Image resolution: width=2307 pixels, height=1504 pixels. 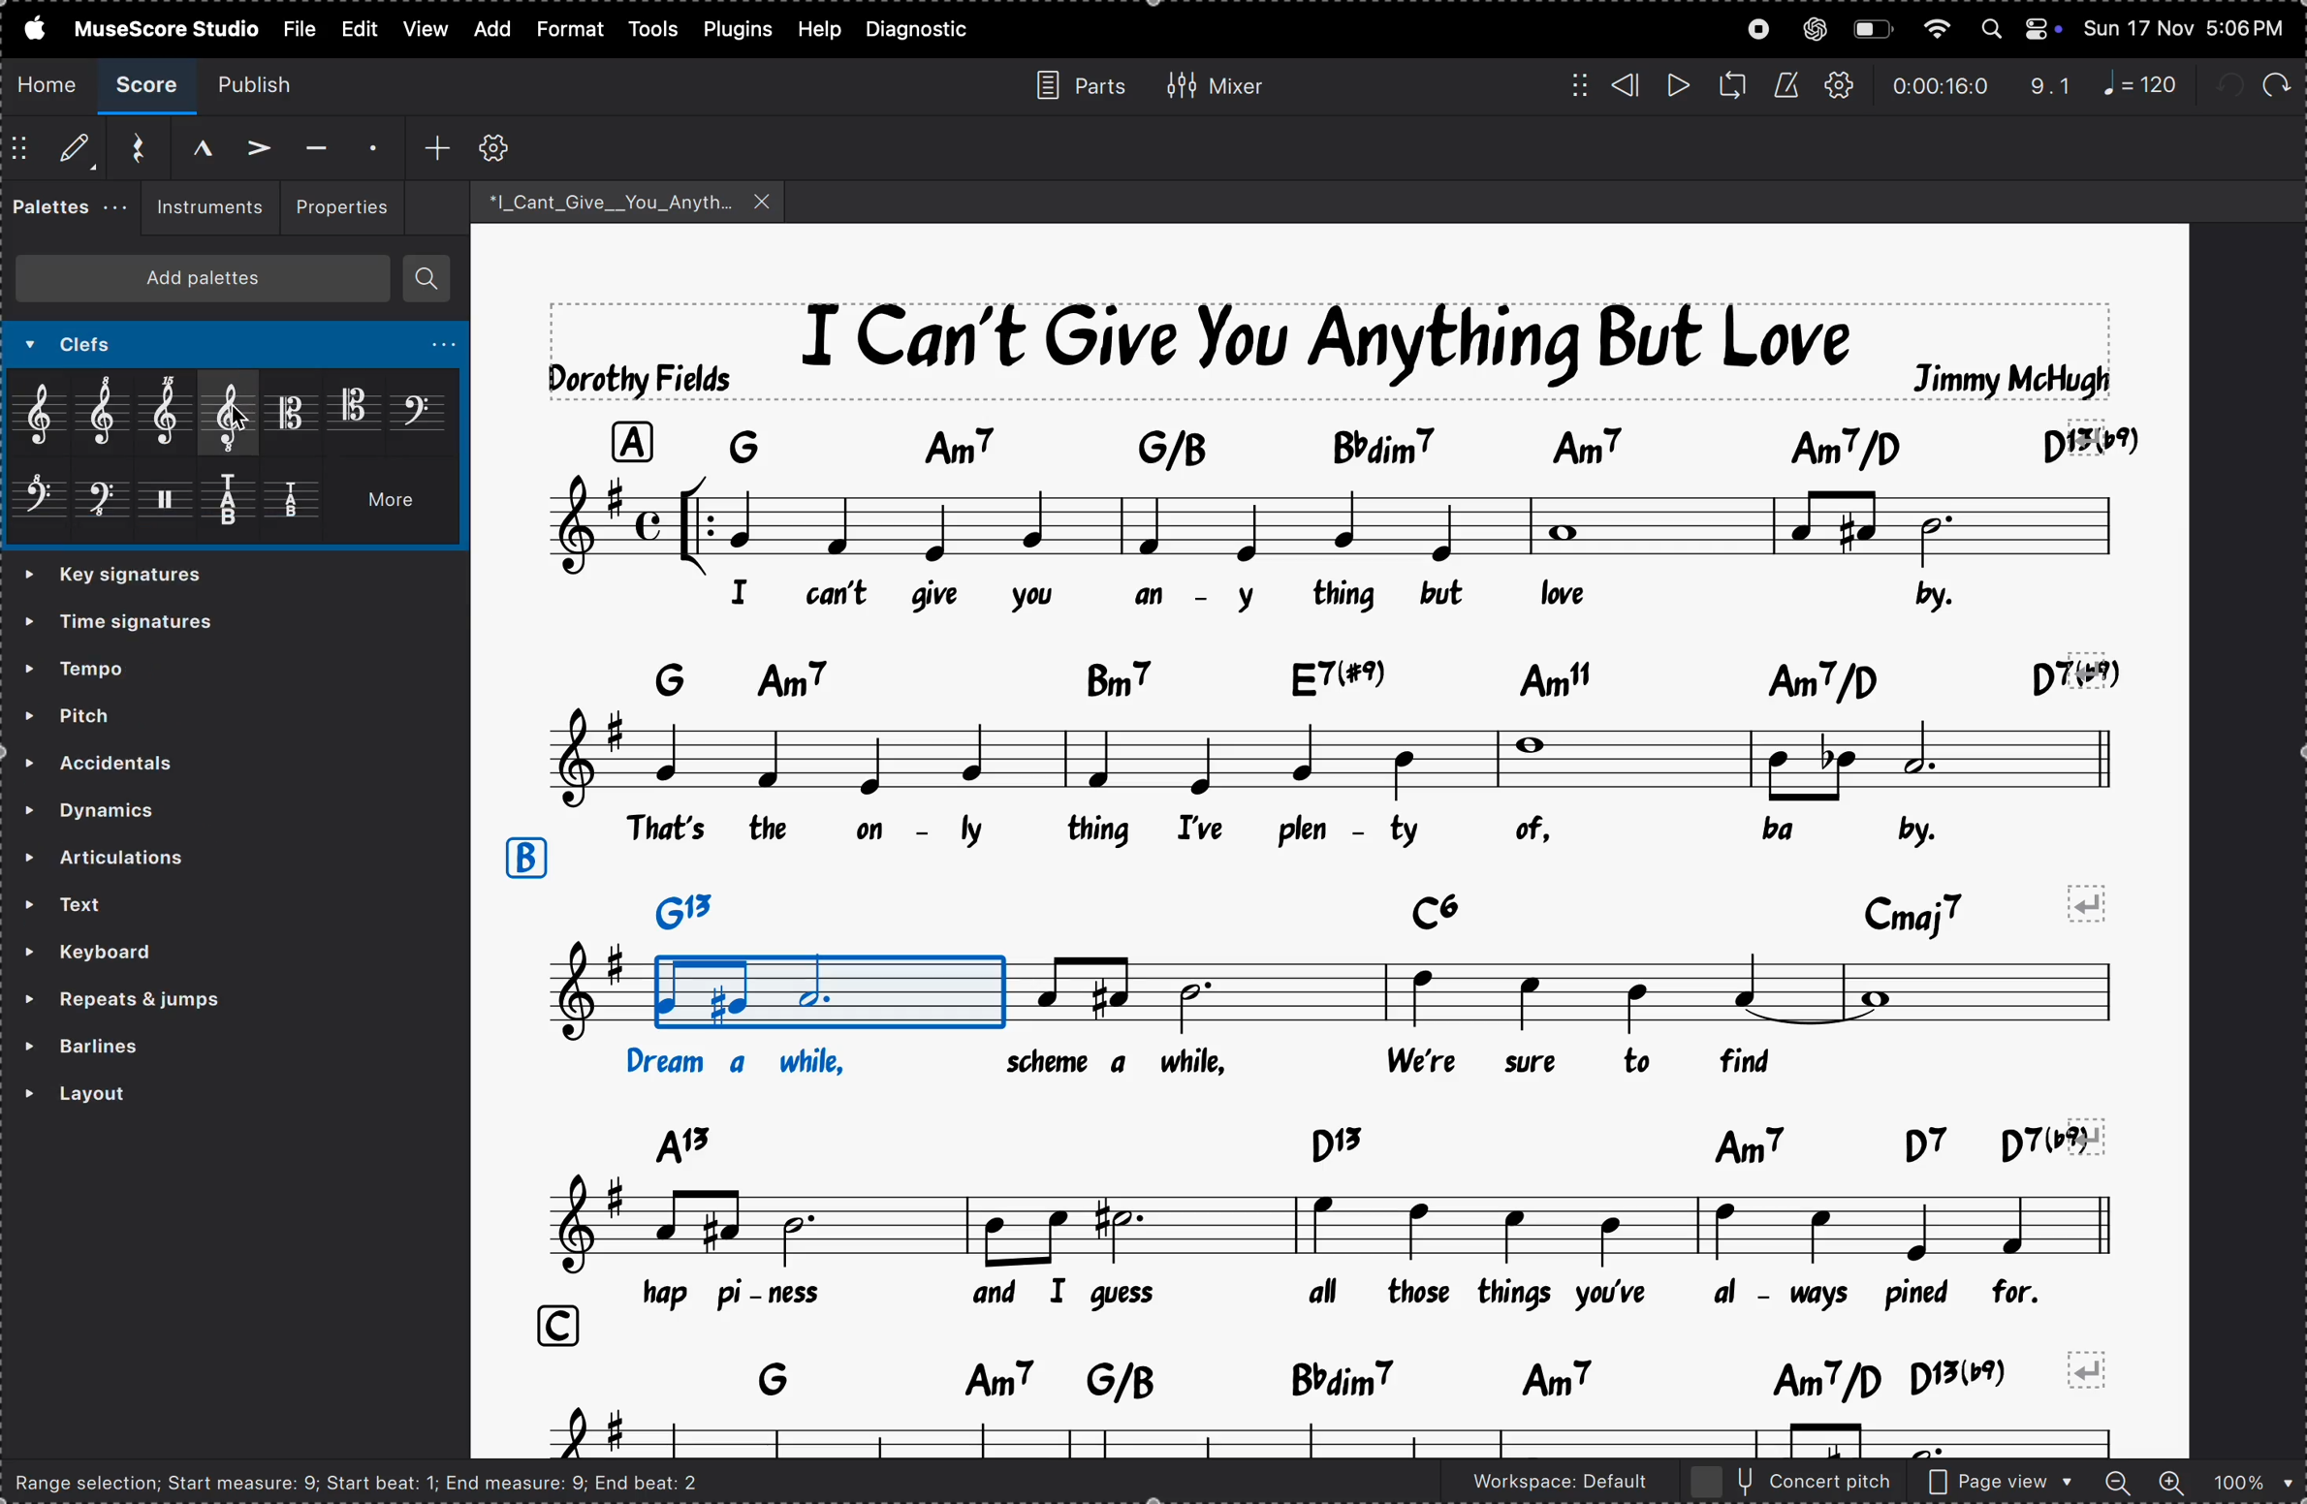 What do you see at coordinates (150, 86) in the screenshot?
I see `score` at bounding box center [150, 86].